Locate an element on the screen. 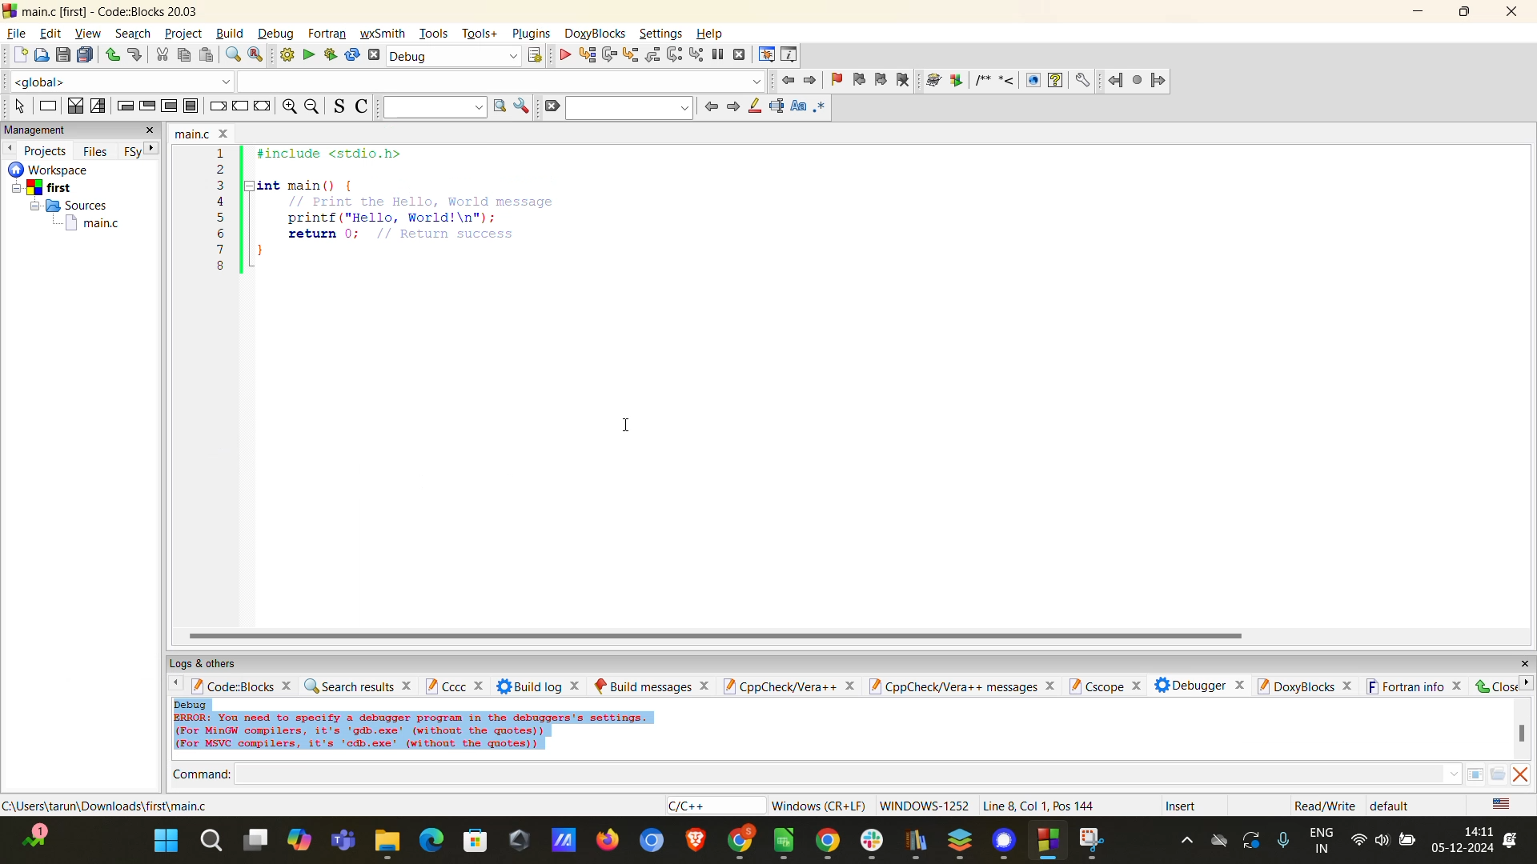  tools+ is located at coordinates (480, 34).